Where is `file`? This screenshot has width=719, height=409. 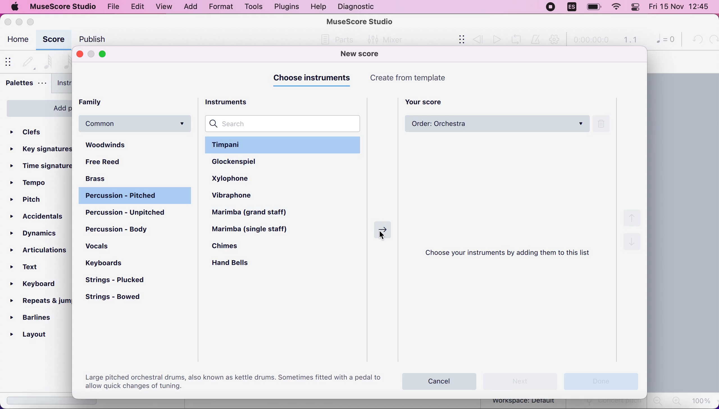 file is located at coordinates (114, 7).